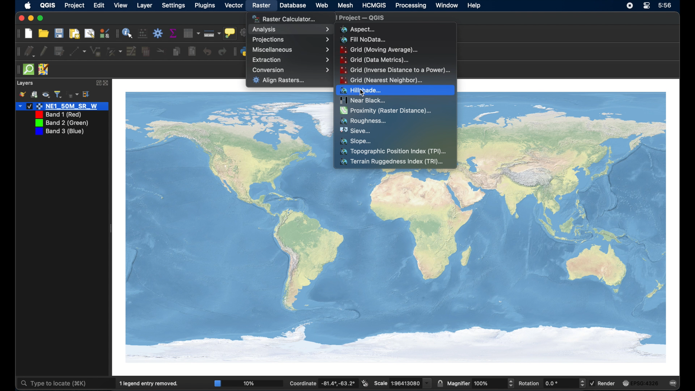 This screenshot has width=695, height=391. What do you see at coordinates (122, 5) in the screenshot?
I see `view` at bounding box center [122, 5].